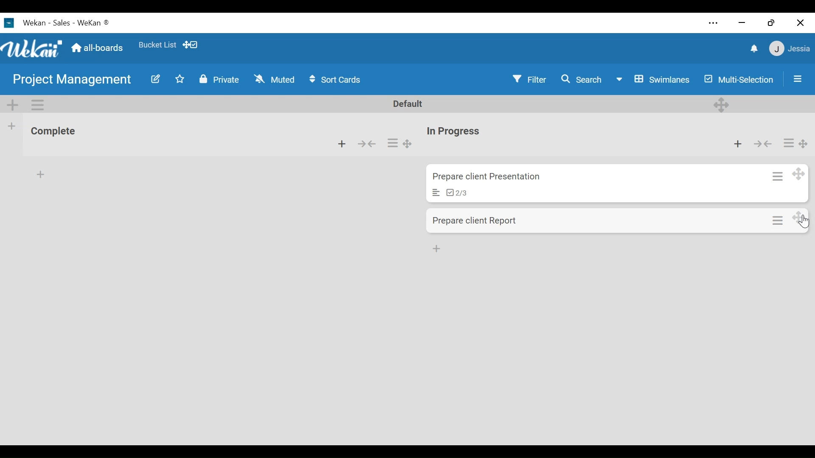  Describe the element at coordinates (800, 217) in the screenshot. I see `Dekstop` at that location.